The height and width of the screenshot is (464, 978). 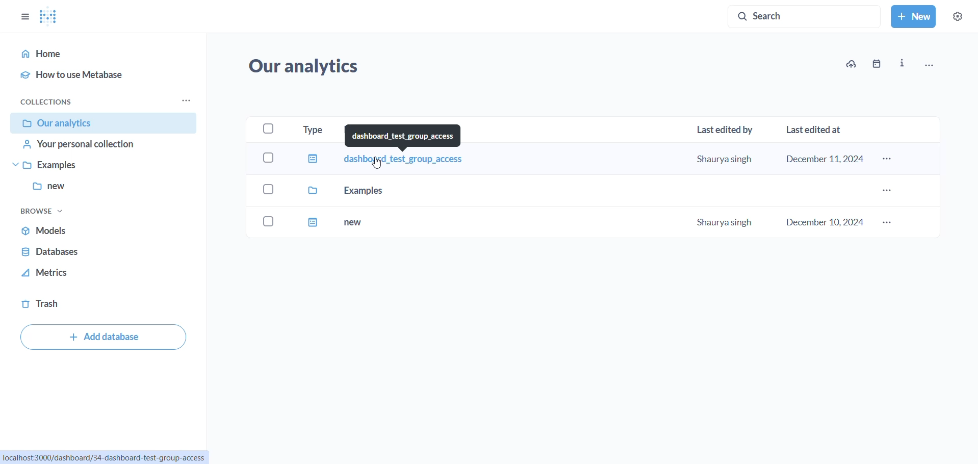 What do you see at coordinates (102, 147) in the screenshot?
I see `your personal collection` at bounding box center [102, 147].